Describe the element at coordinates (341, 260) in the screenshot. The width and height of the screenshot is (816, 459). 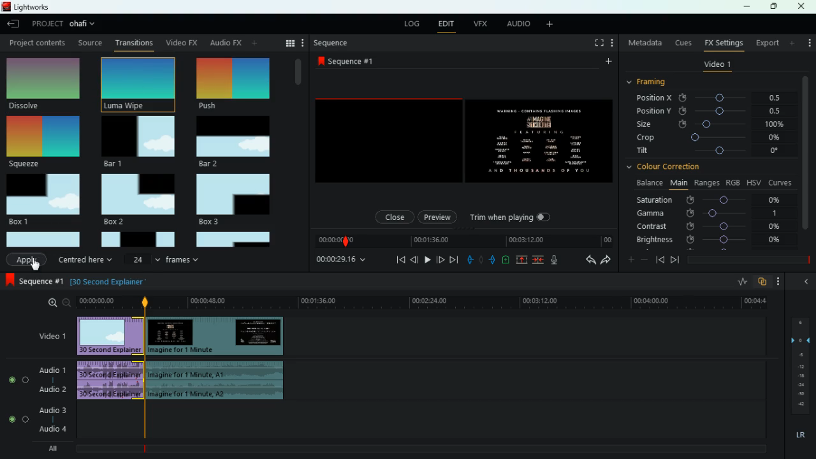
I see `time` at that location.